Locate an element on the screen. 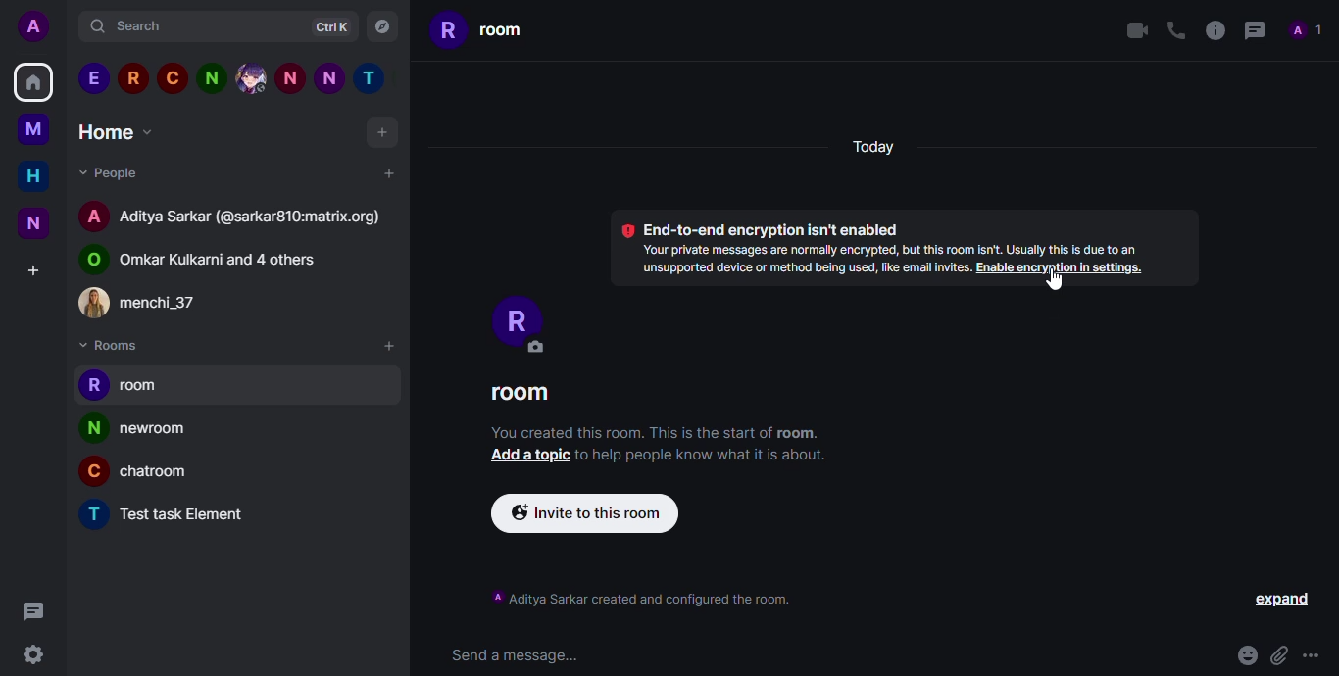 The height and width of the screenshot is (676, 1339). room is located at coordinates (162, 476).